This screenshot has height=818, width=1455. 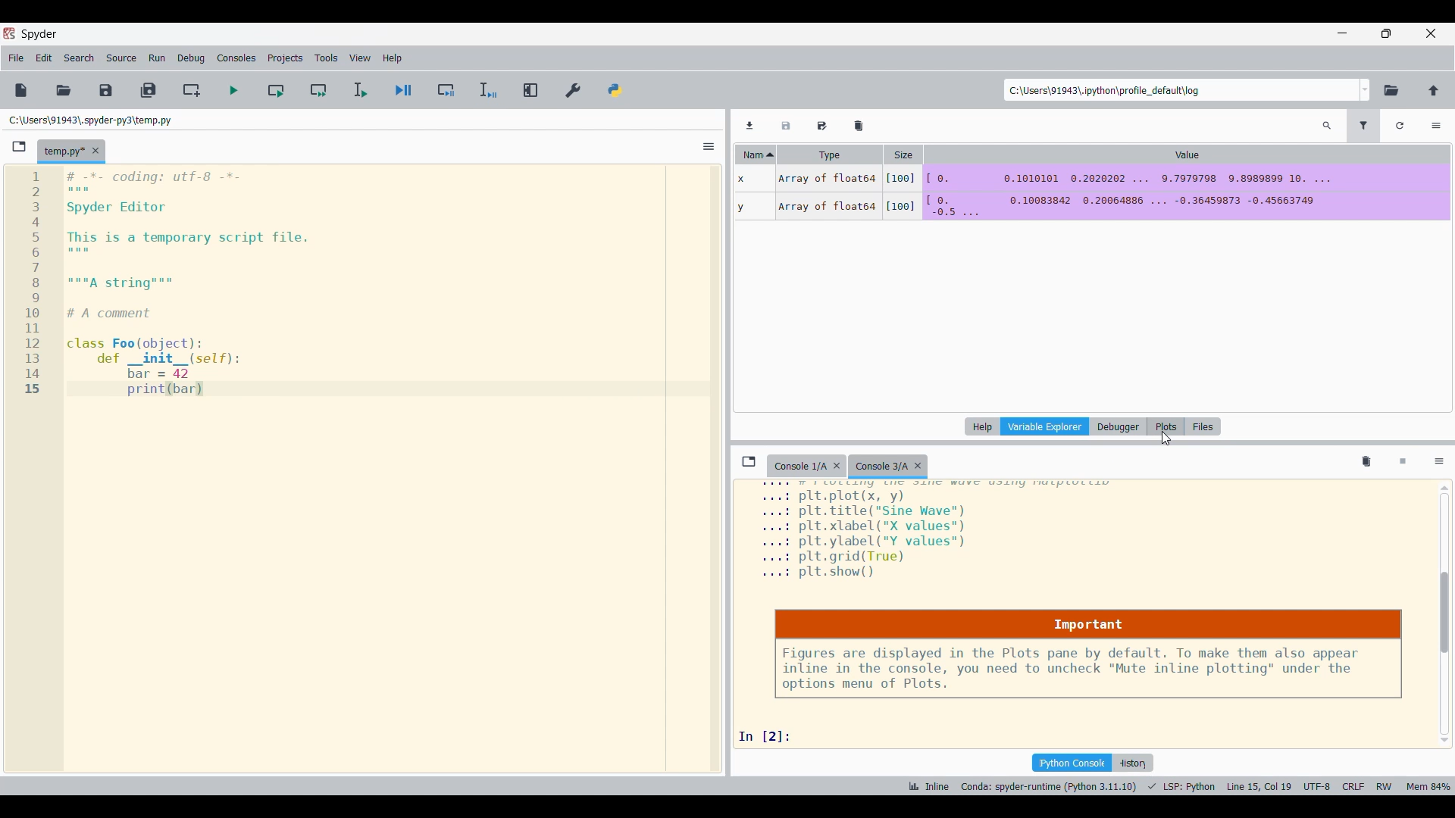 I want to click on Search menu, so click(x=80, y=58).